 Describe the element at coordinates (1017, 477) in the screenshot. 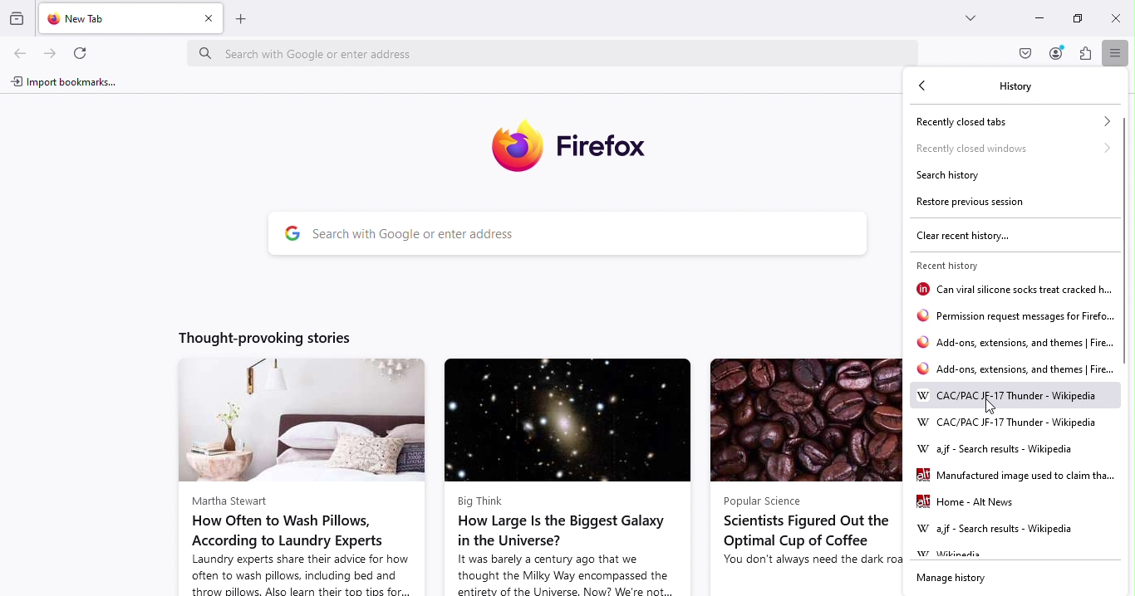

I see `webpage link` at that location.